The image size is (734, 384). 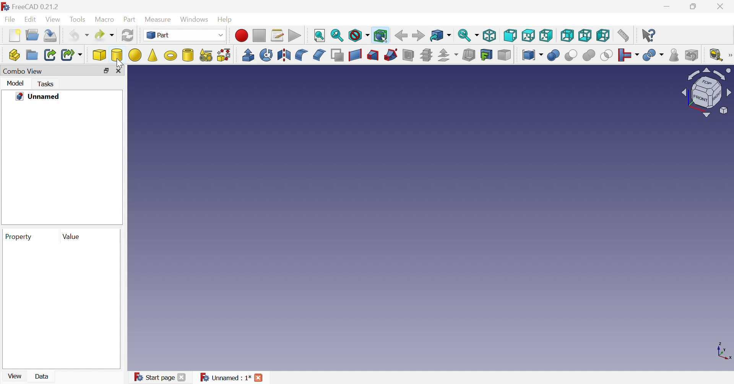 I want to click on Make face from wires, so click(x=337, y=56).